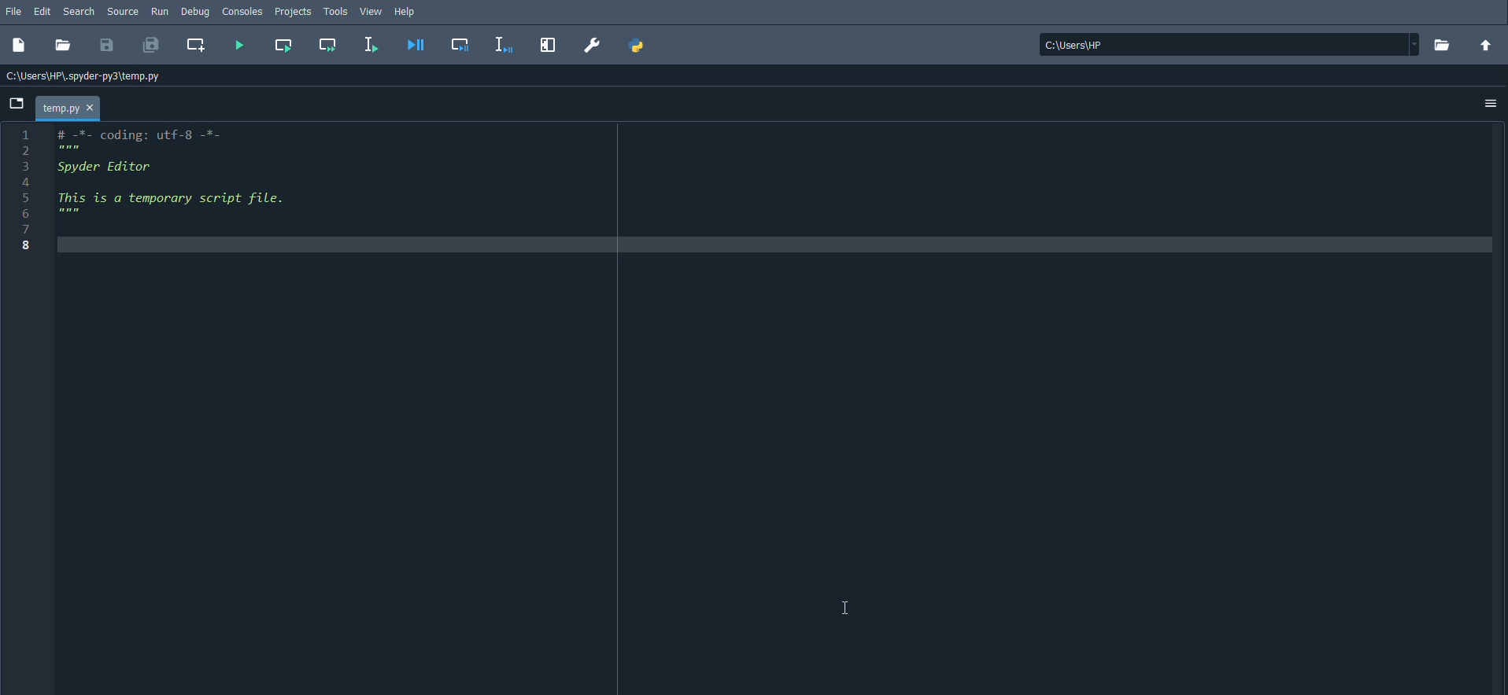  What do you see at coordinates (418, 44) in the screenshot?
I see `Debug file` at bounding box center [418, 44].